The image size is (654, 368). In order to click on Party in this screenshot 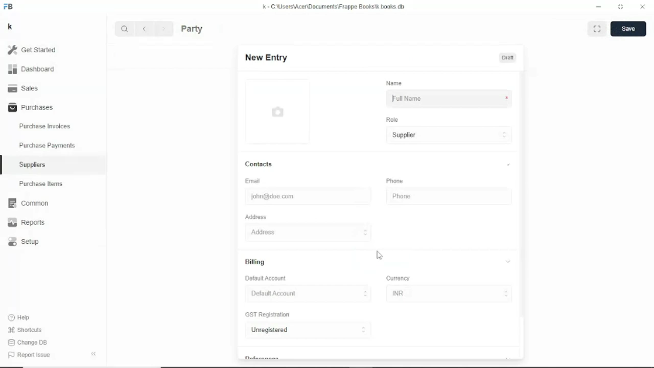, I will do `click(192, 29)`.